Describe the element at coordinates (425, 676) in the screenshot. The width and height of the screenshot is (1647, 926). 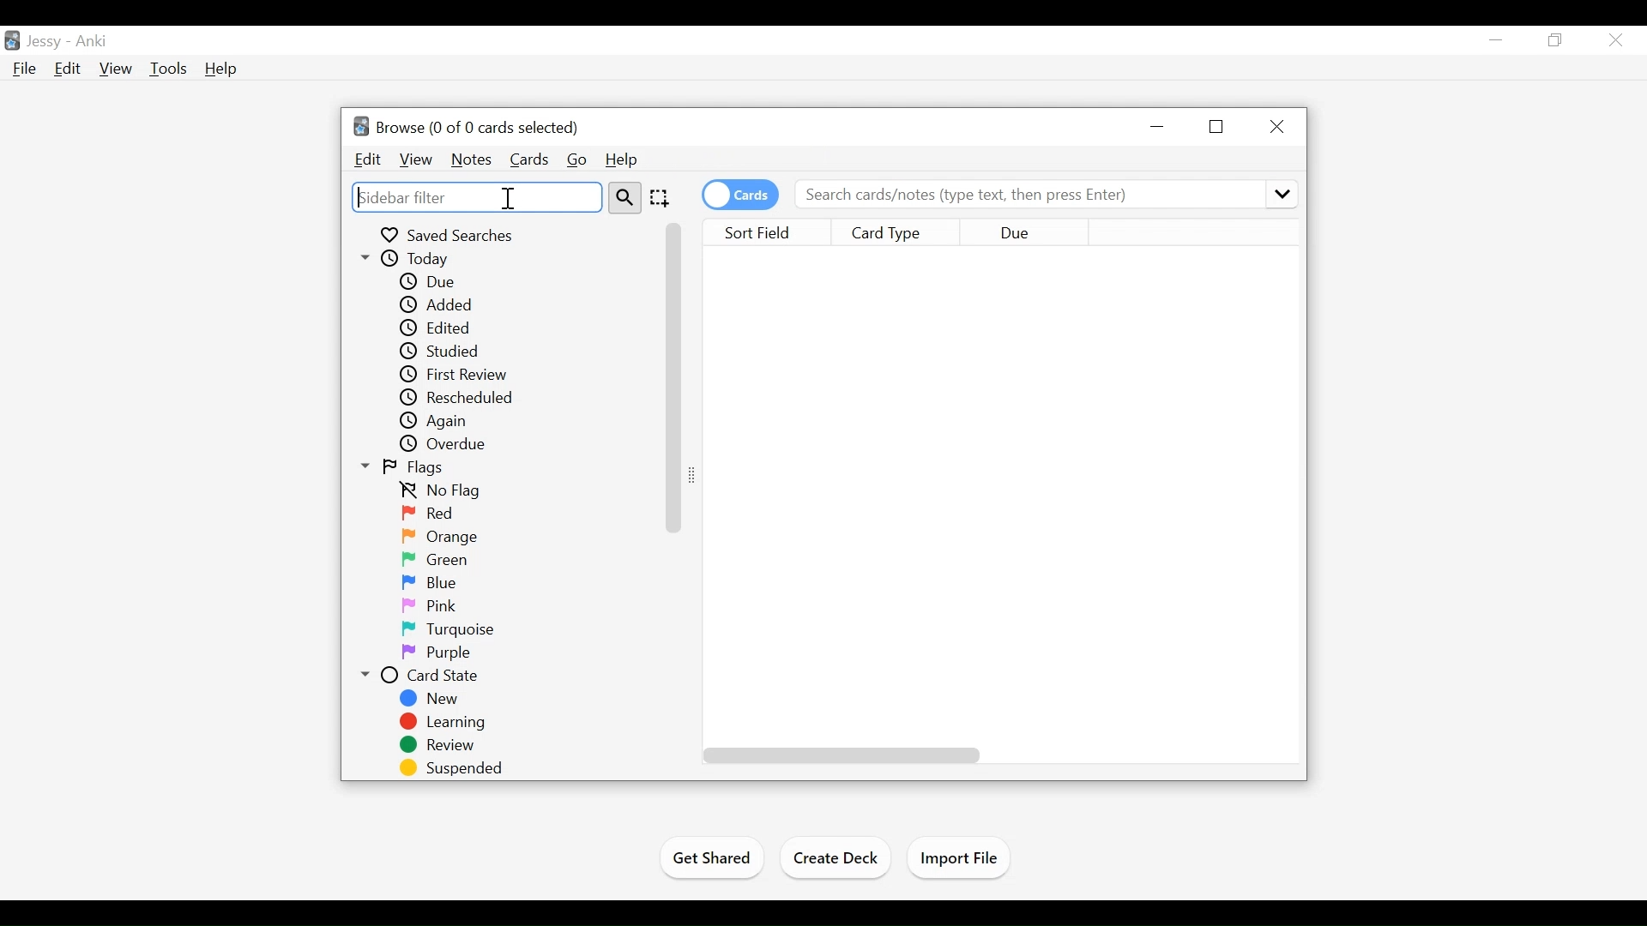
I see `Card State` at that location.